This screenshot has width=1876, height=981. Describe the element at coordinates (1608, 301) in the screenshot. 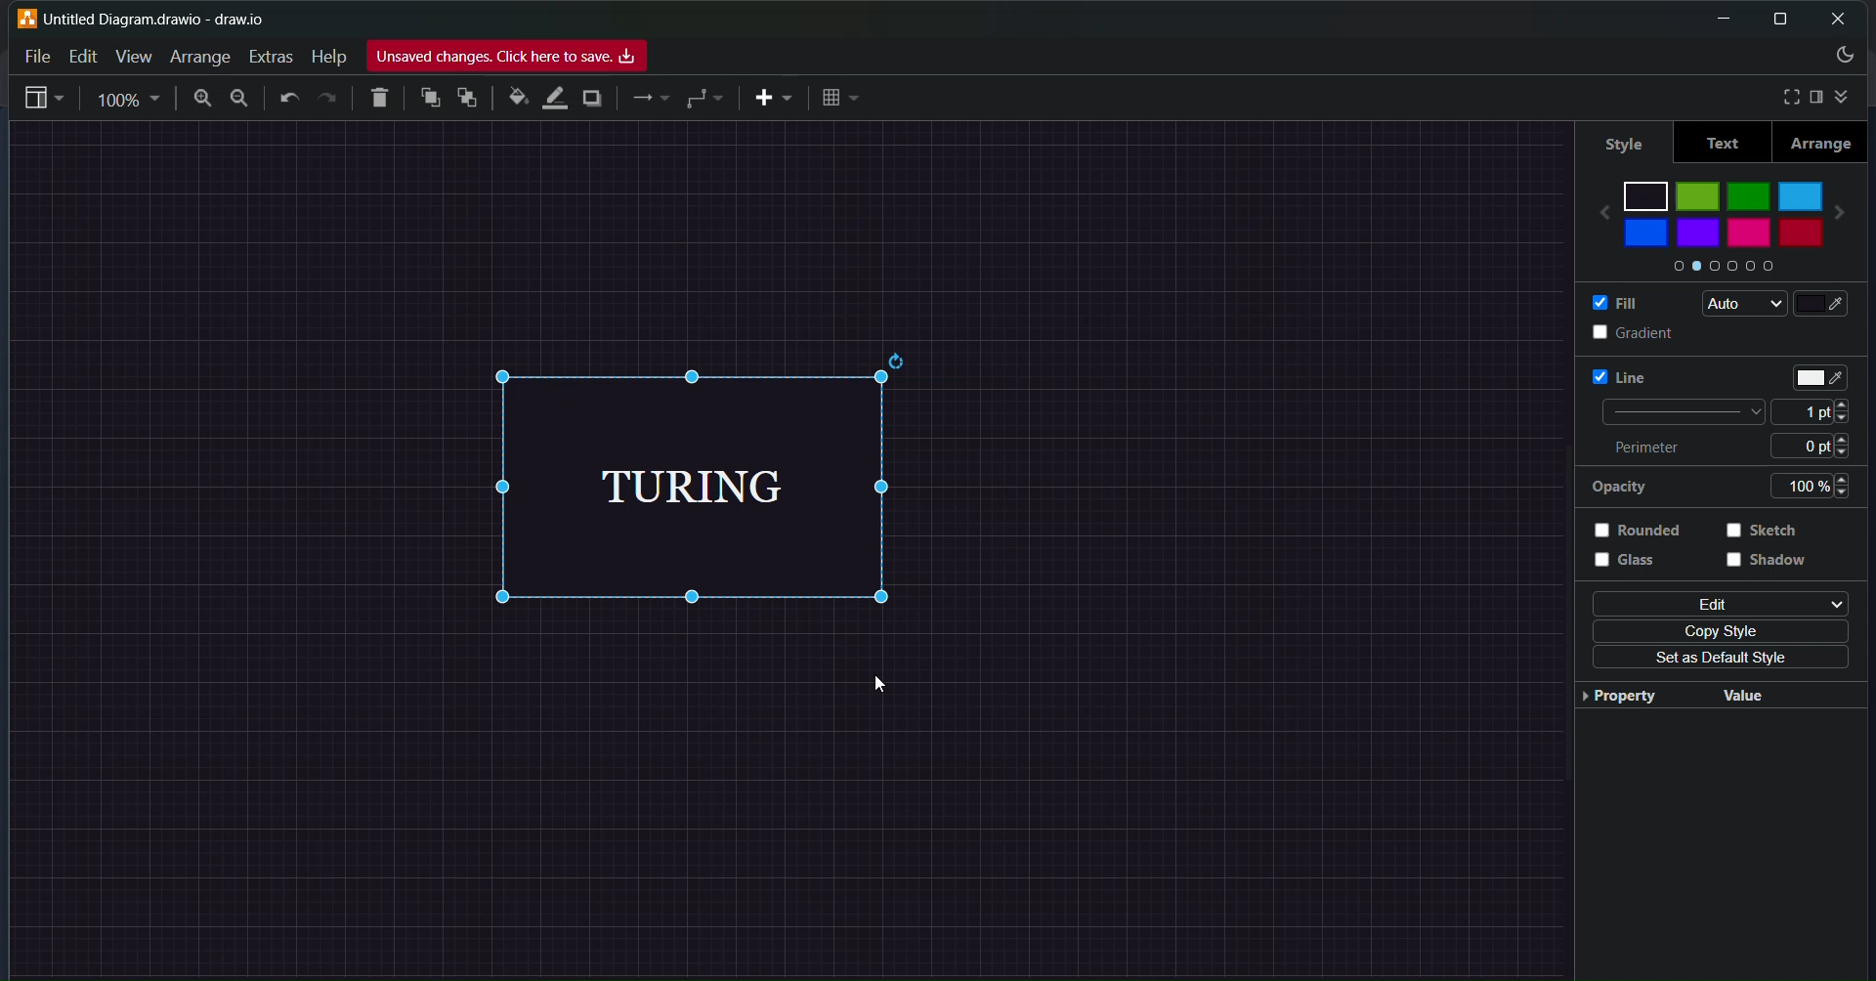

I see `fill` at that location.